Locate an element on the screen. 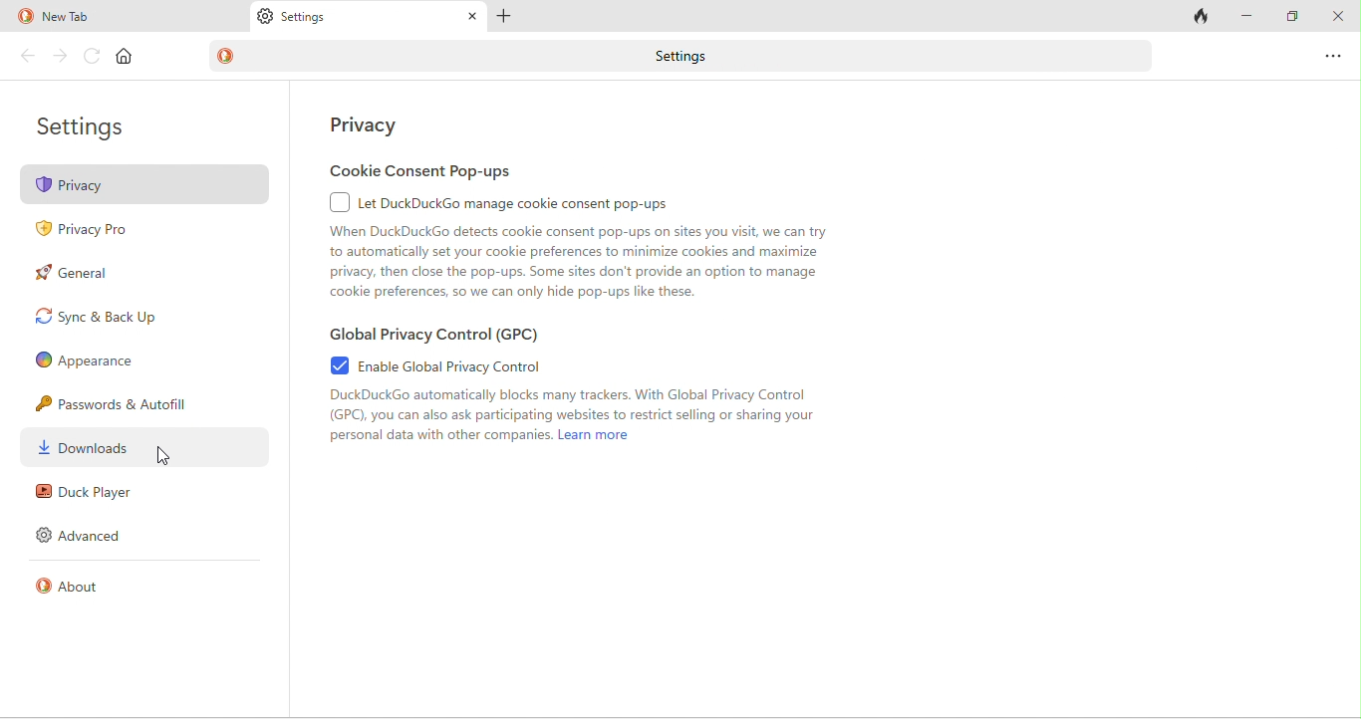 The image size is (1361, 719). settings is located at coordinates (102, 130).